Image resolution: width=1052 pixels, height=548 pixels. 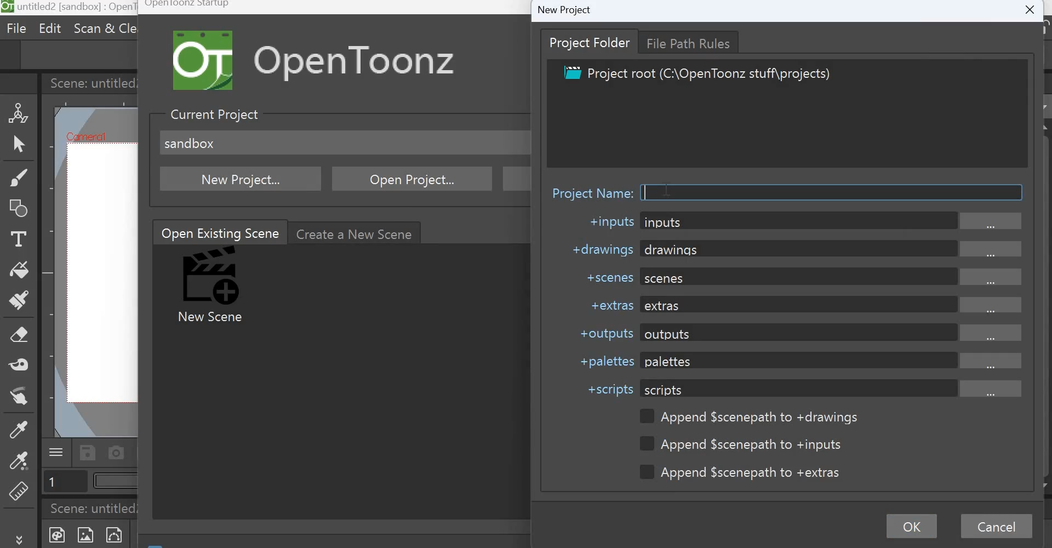 I want to click on scripts, so click(x=831, y=388).